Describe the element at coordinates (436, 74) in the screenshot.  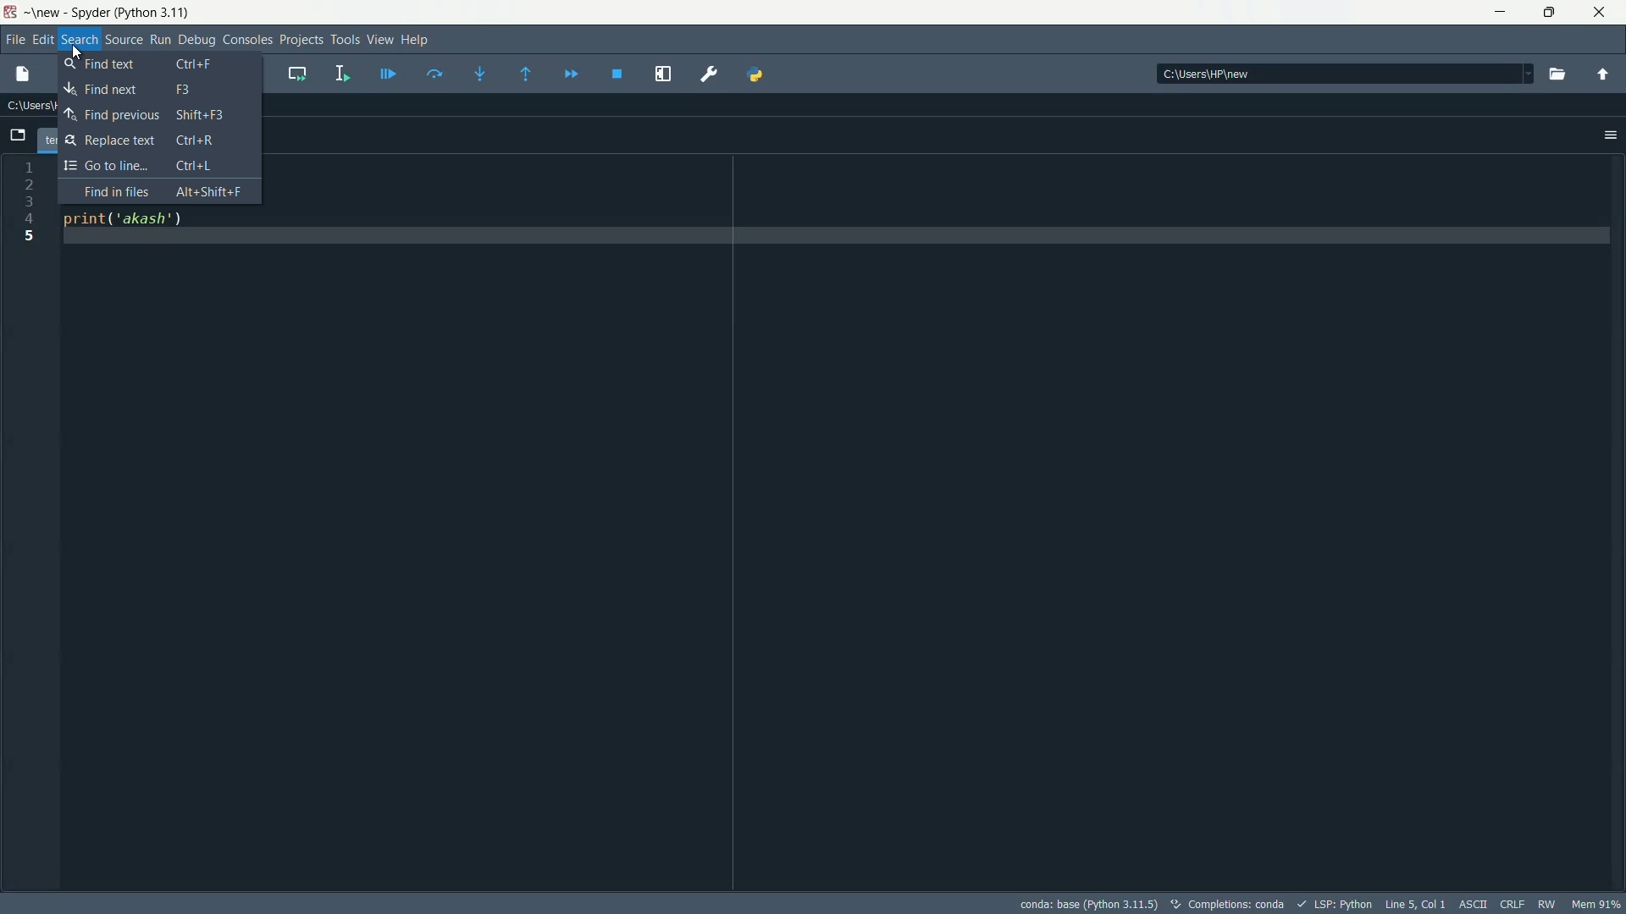
I see `run current line` at that location.